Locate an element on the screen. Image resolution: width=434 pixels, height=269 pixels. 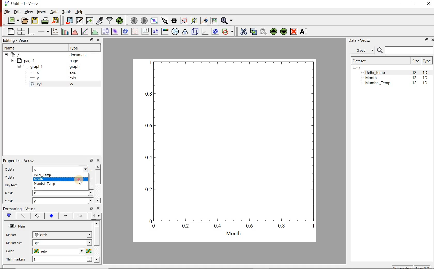
plot a vector field is located at coordinates (135, 32).